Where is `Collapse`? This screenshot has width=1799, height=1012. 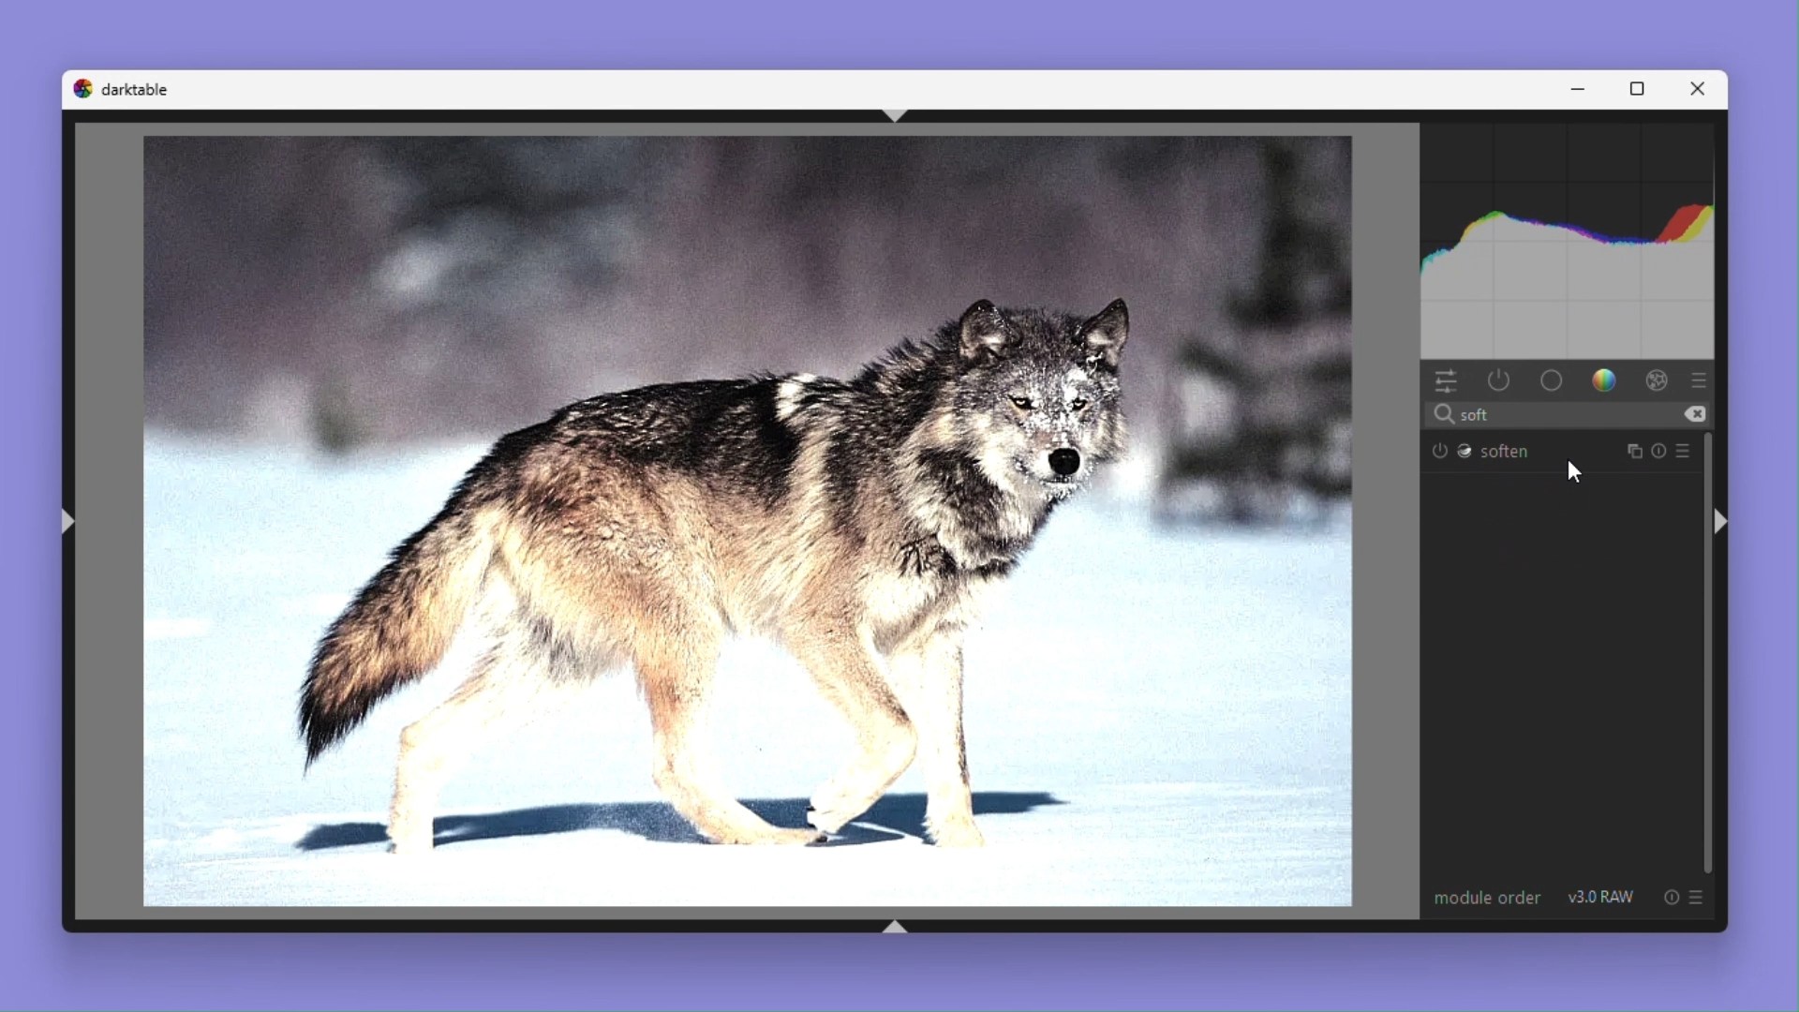 Collapse is located at coordinates (1722, 524).